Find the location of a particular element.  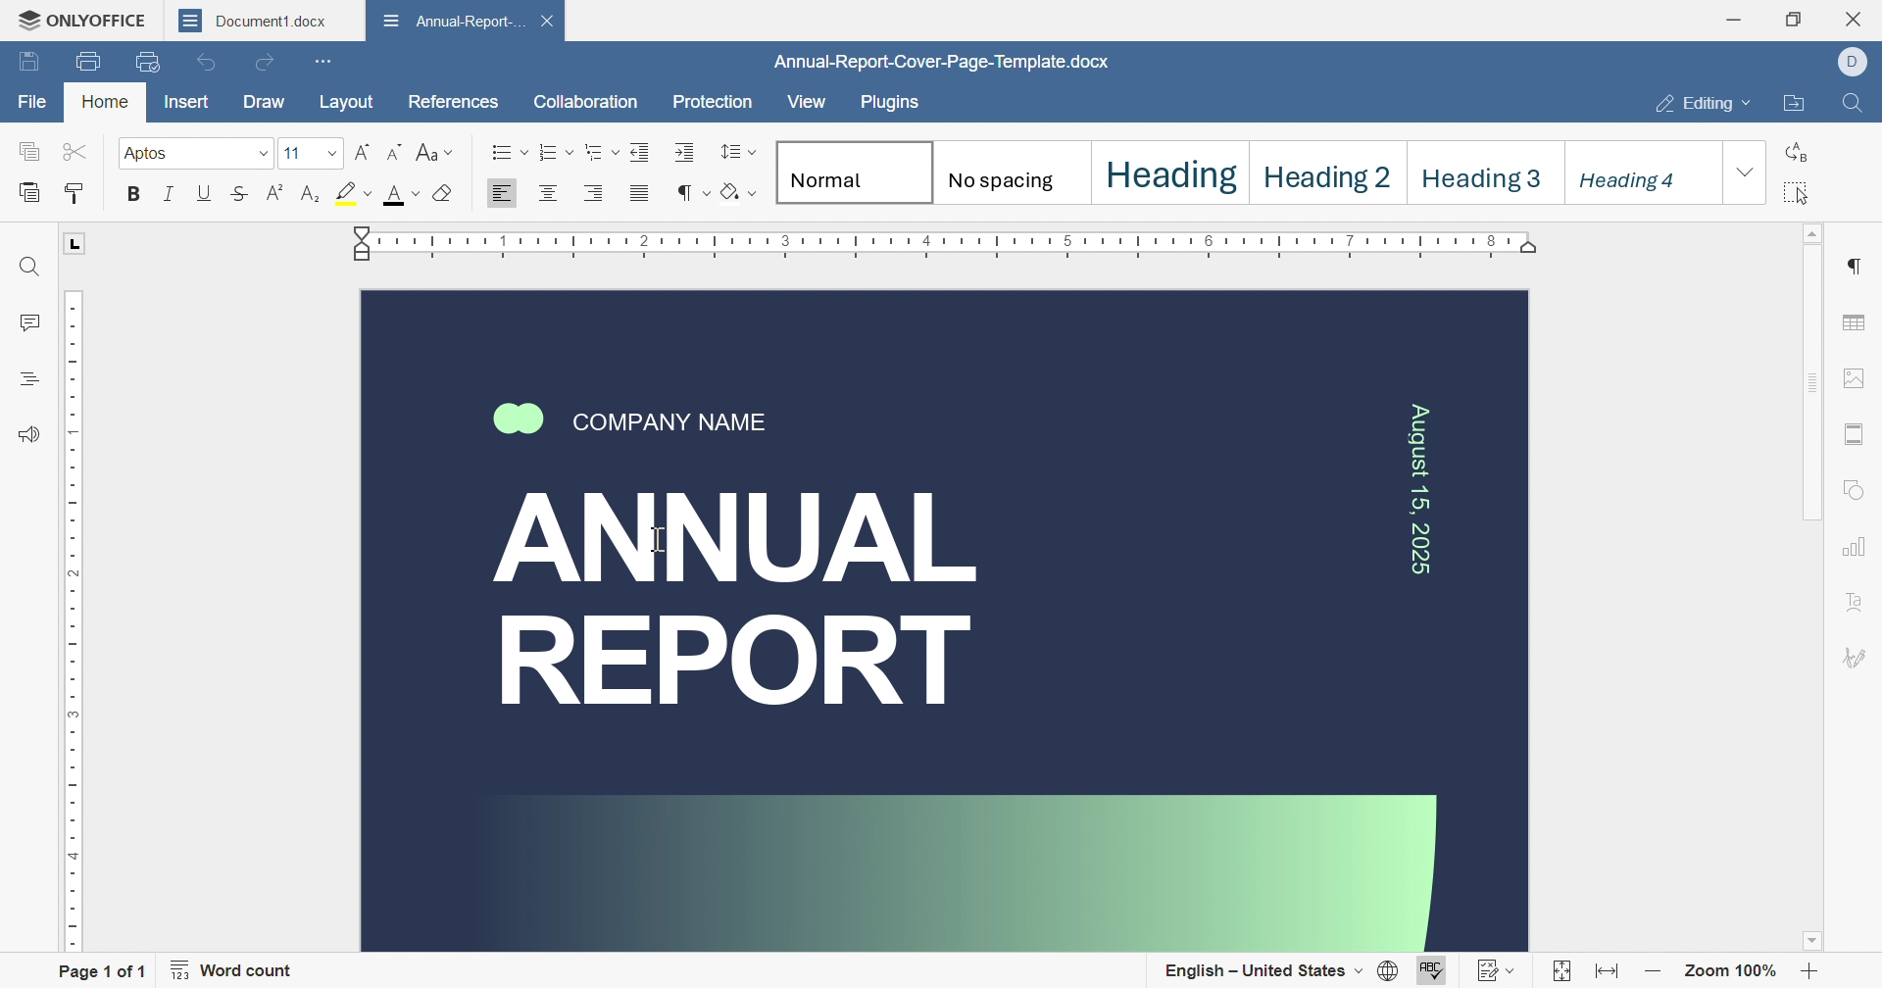

align left is located at coordinates (498, 195).